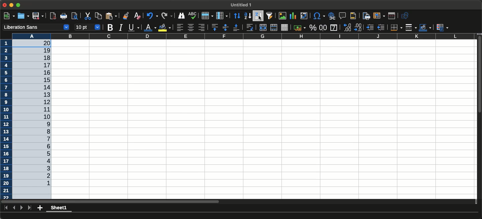 The image size is (482, 219). Describe the element at coordinates (257, 16) in the screenshot. I see `Sort descending` at that location.